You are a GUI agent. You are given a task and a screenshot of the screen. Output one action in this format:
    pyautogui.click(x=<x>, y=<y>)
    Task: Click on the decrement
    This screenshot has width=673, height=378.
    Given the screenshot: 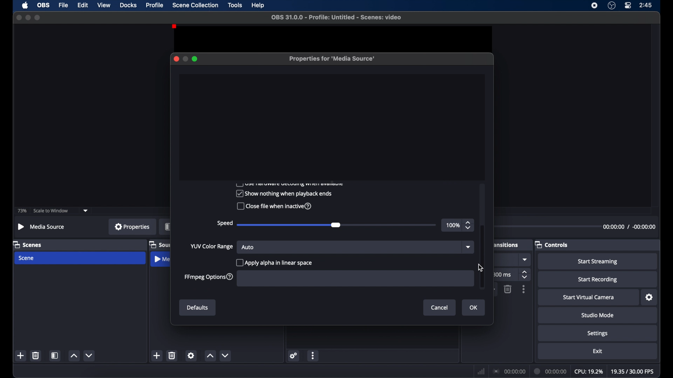 What is the action you would take?
    pyautogui.click(x=90, y=355)
    